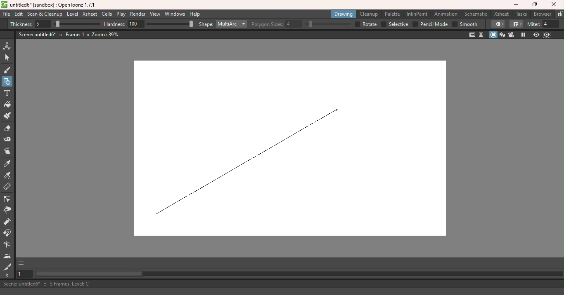 Image resolution: width=564 pixels, height=295 pixels. I want to click on Cursor, so click(338, 109).